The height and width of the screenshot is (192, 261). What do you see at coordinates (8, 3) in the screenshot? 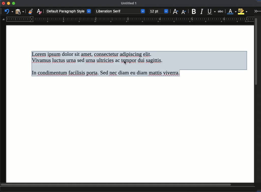
I see `minimize` at bounding box center [8, 3].